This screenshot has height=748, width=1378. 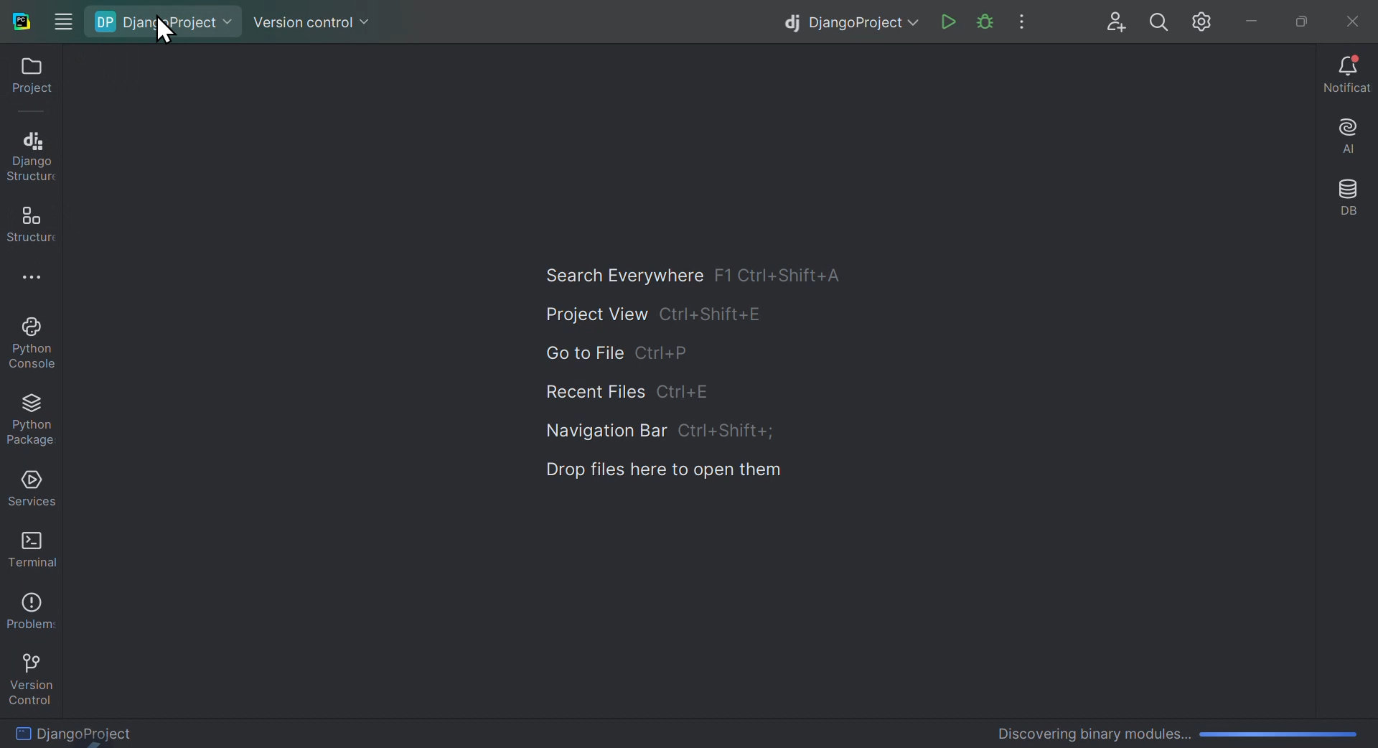 I want to click on Django structure, so click(x=30, y=154).